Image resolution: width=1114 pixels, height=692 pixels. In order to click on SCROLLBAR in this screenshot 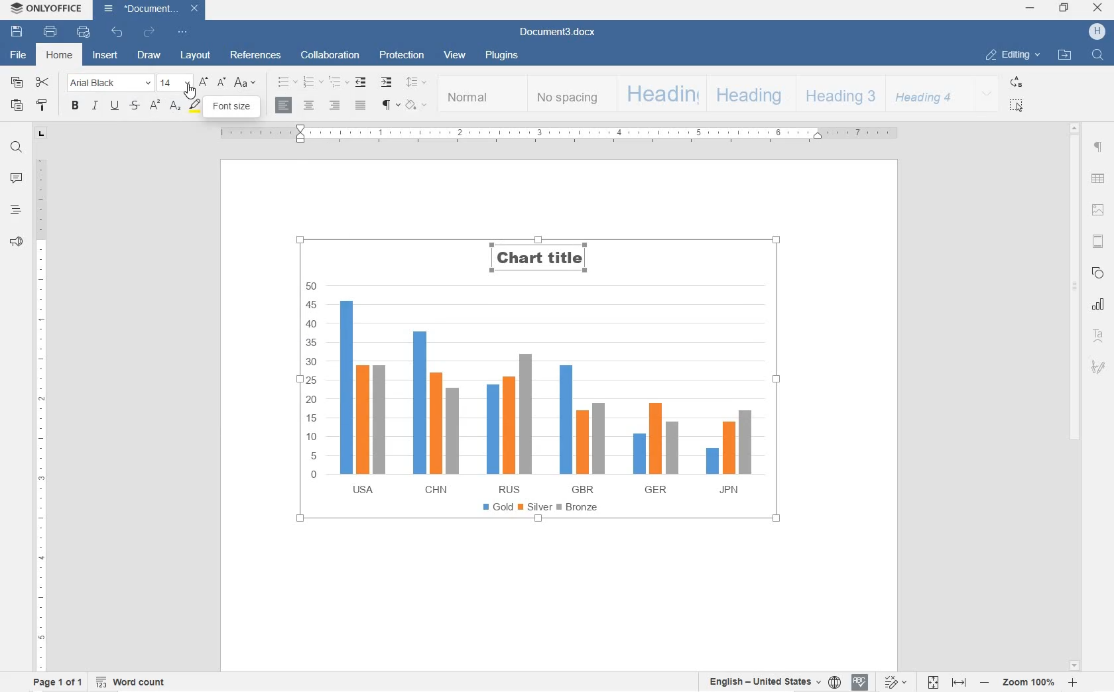, I will do `click(1074, 397)`.